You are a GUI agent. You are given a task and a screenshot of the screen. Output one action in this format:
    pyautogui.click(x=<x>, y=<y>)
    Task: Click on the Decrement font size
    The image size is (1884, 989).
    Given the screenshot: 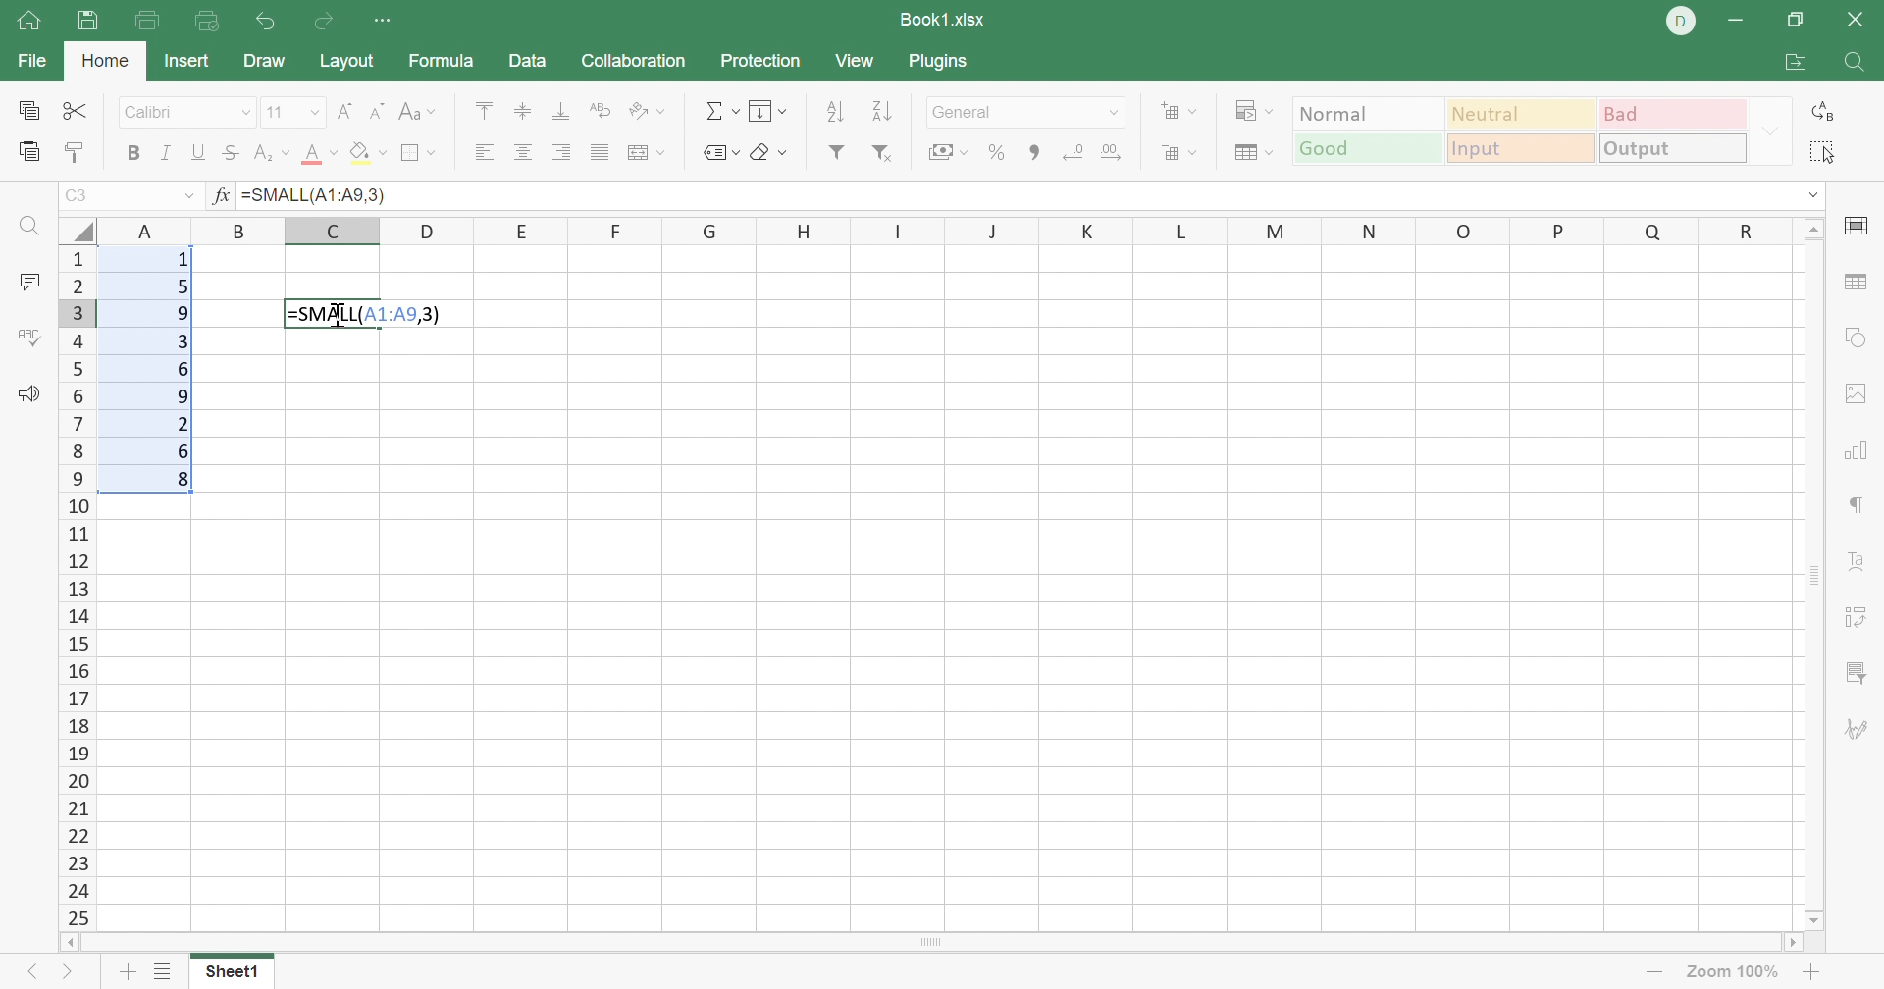 What is the action you would take?
    pyautogui.click(x=377, y=109)
    